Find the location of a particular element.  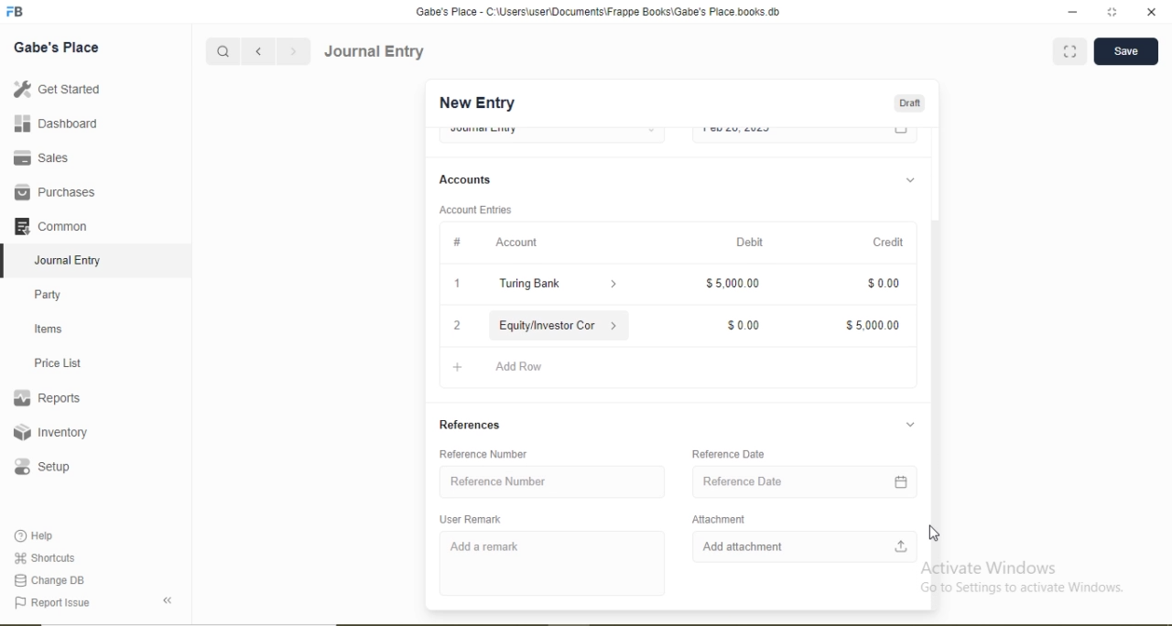

1 is located at coordinates (457, 283).